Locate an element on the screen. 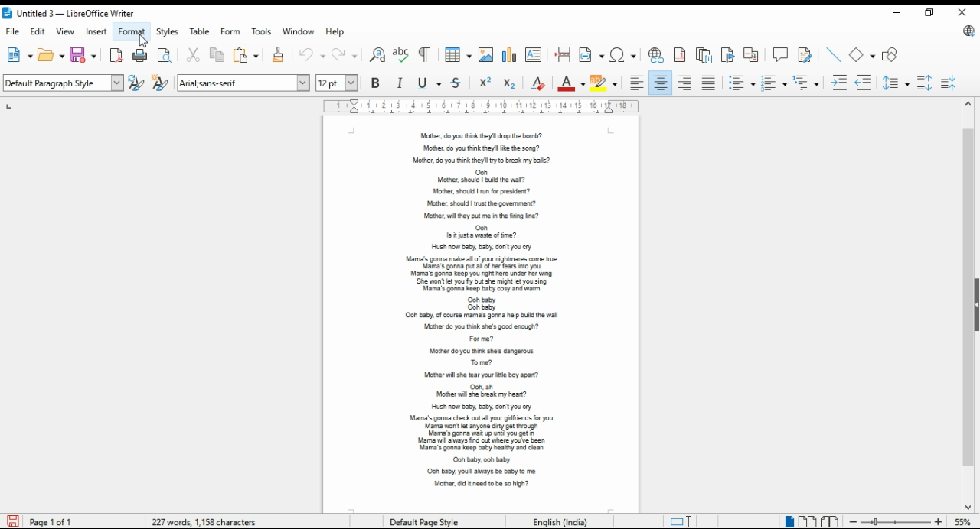  insert field is located at coordinates (592, 55).